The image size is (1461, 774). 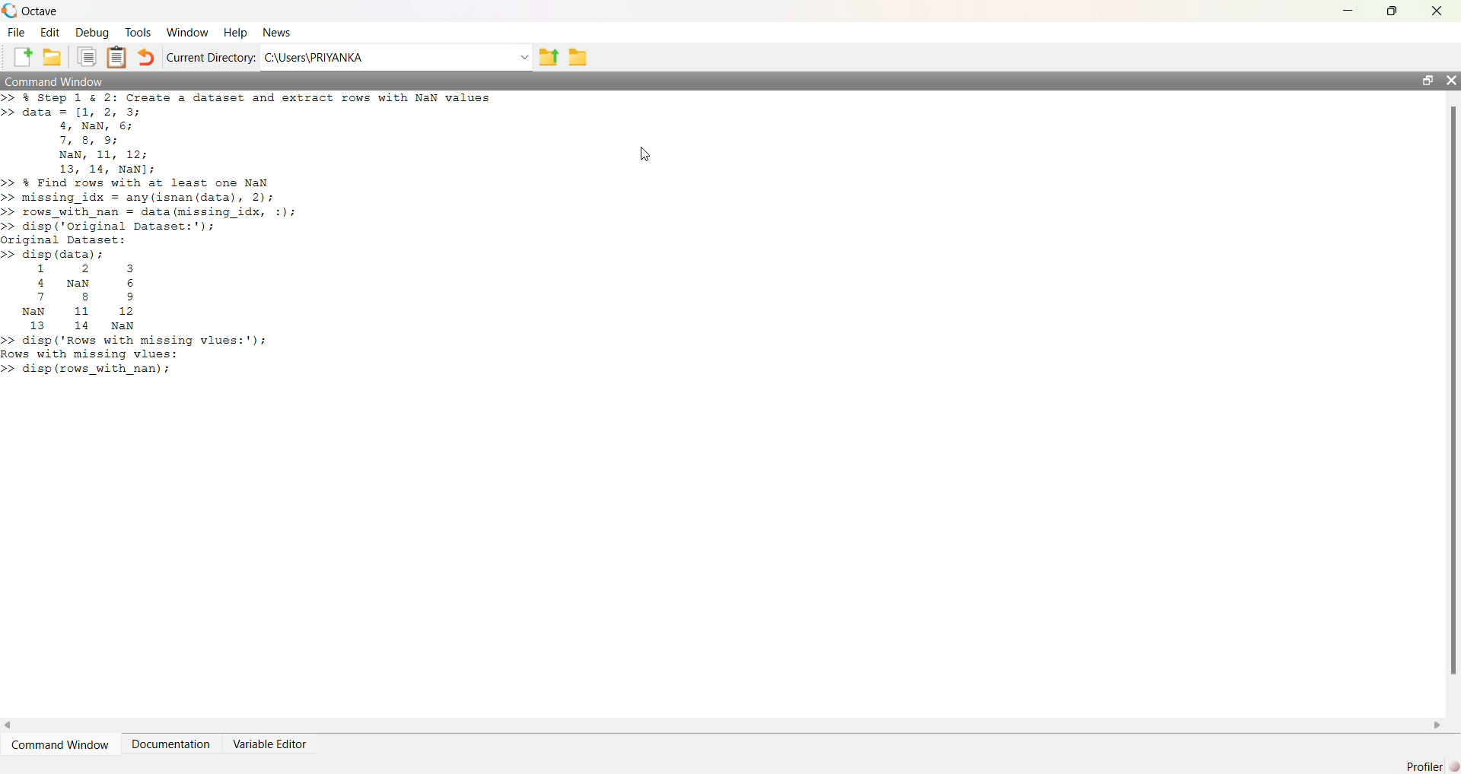 What do you see at coordinates (1393, 10) in the screenshot?
I see `maximize` at bounding box center [1393, 10].